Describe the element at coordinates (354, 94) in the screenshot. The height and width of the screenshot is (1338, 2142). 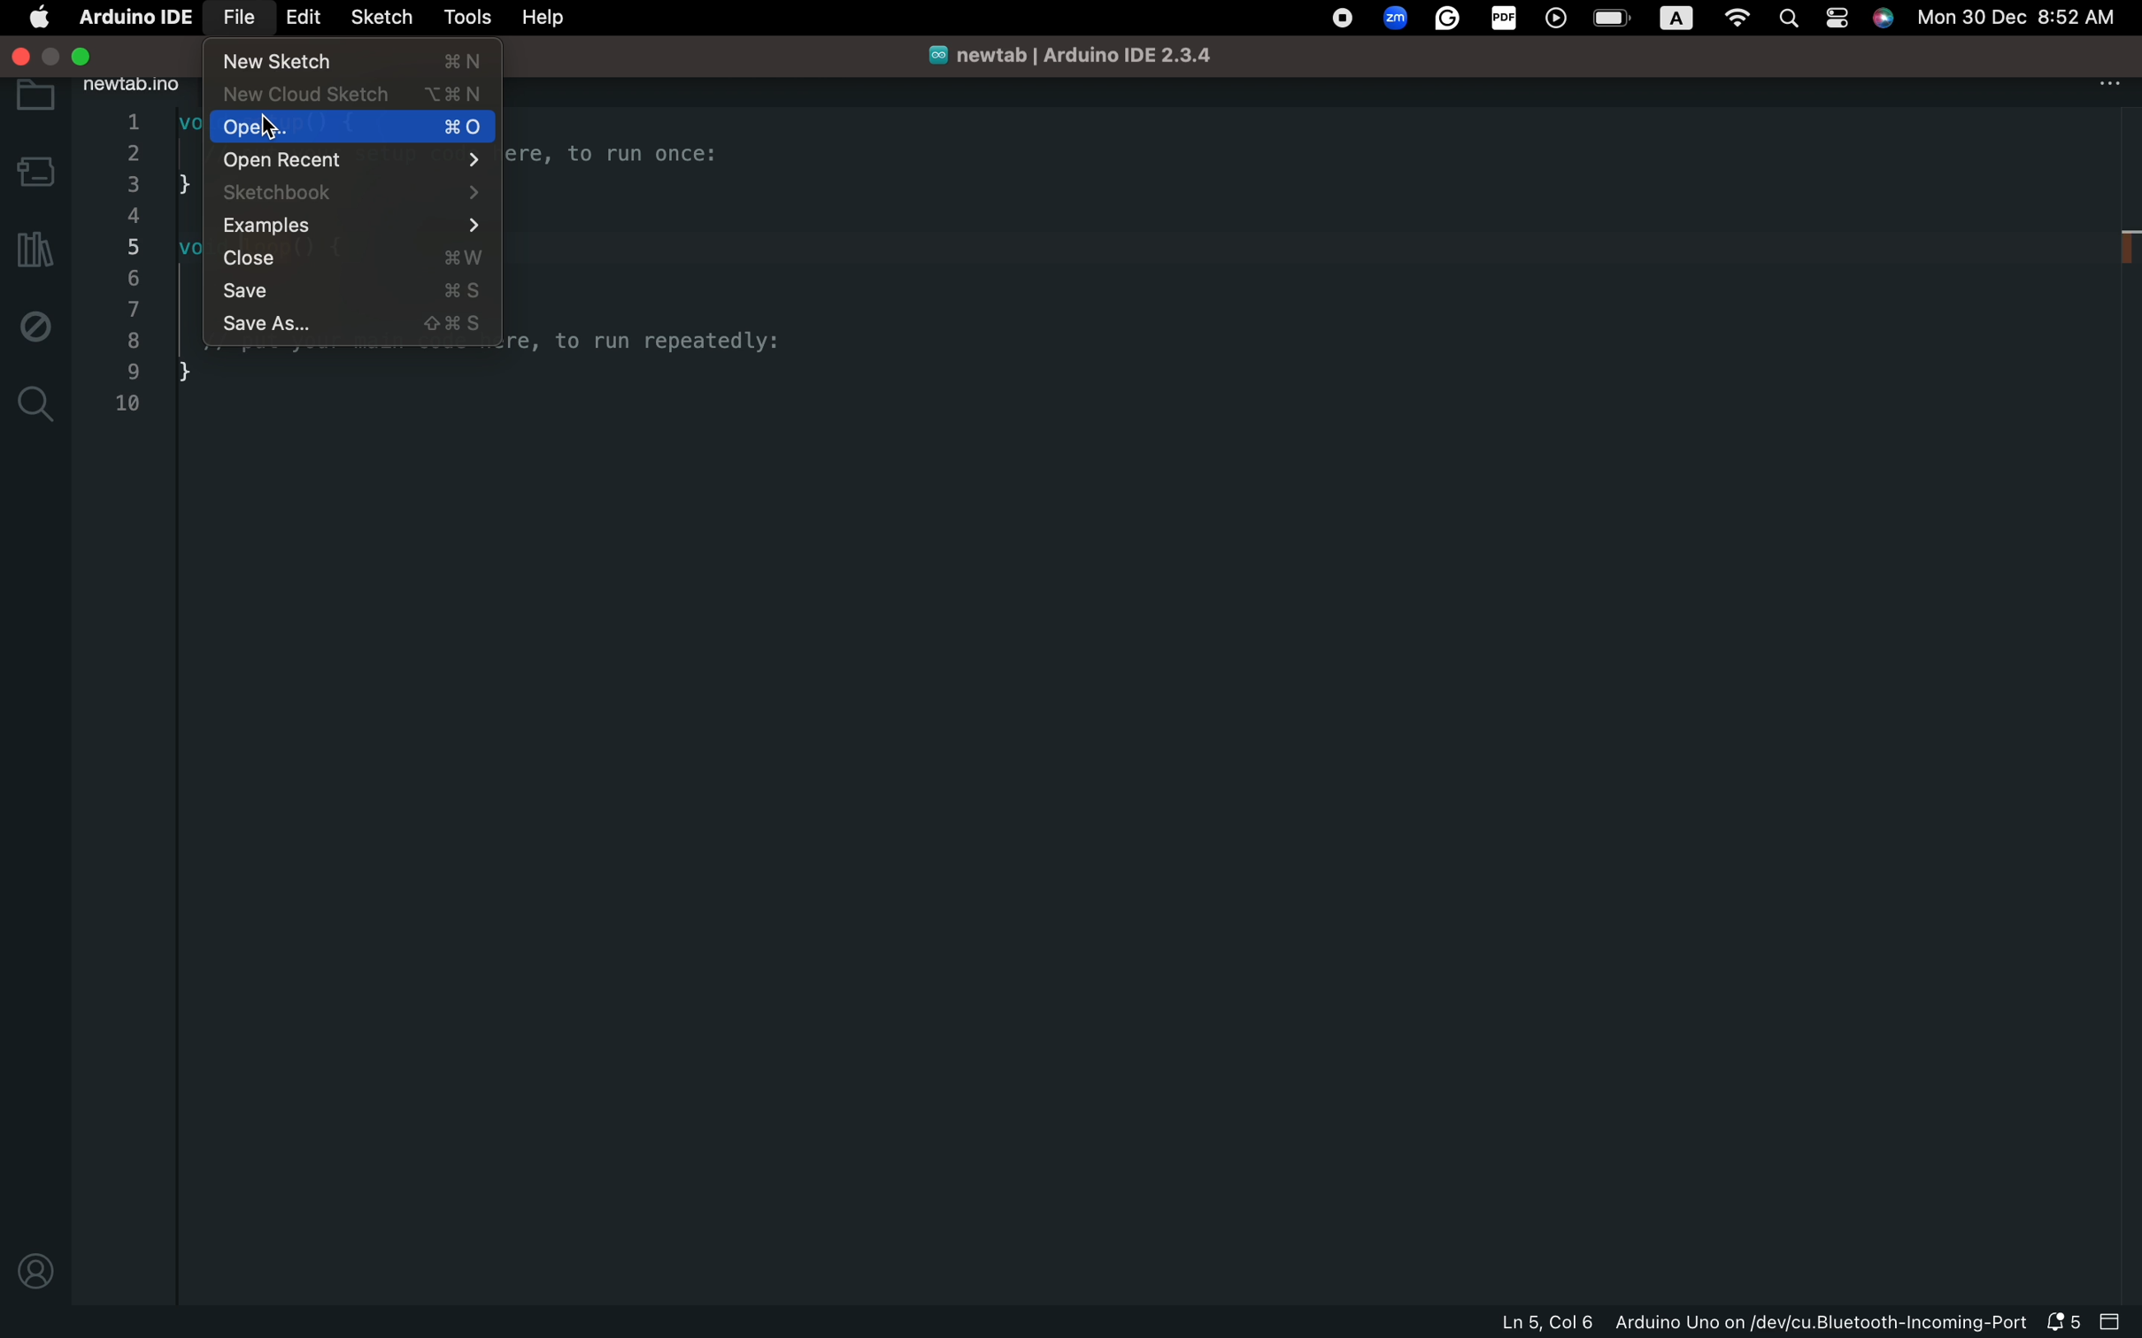
I see `new cloud sketch` at that location.